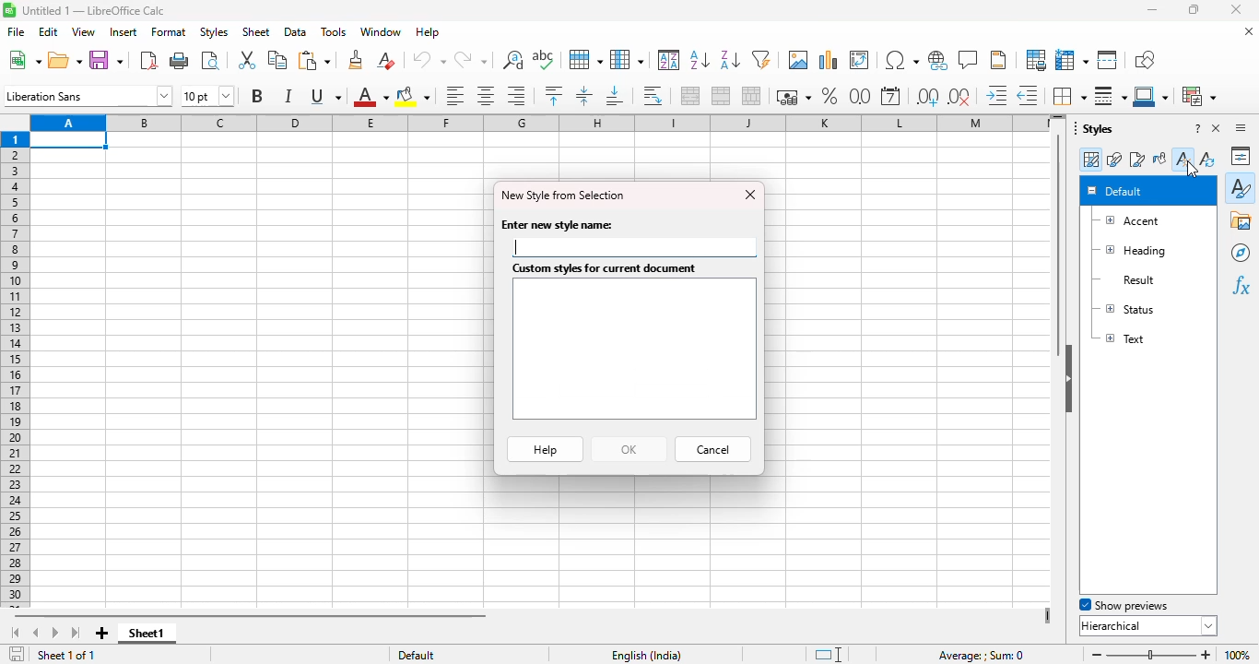 The height and width of the screenshot is (664, 1259). What do you see at coordinates (515, 95) in the screenshot?
I see `align right` at bounding box center [515, 95].